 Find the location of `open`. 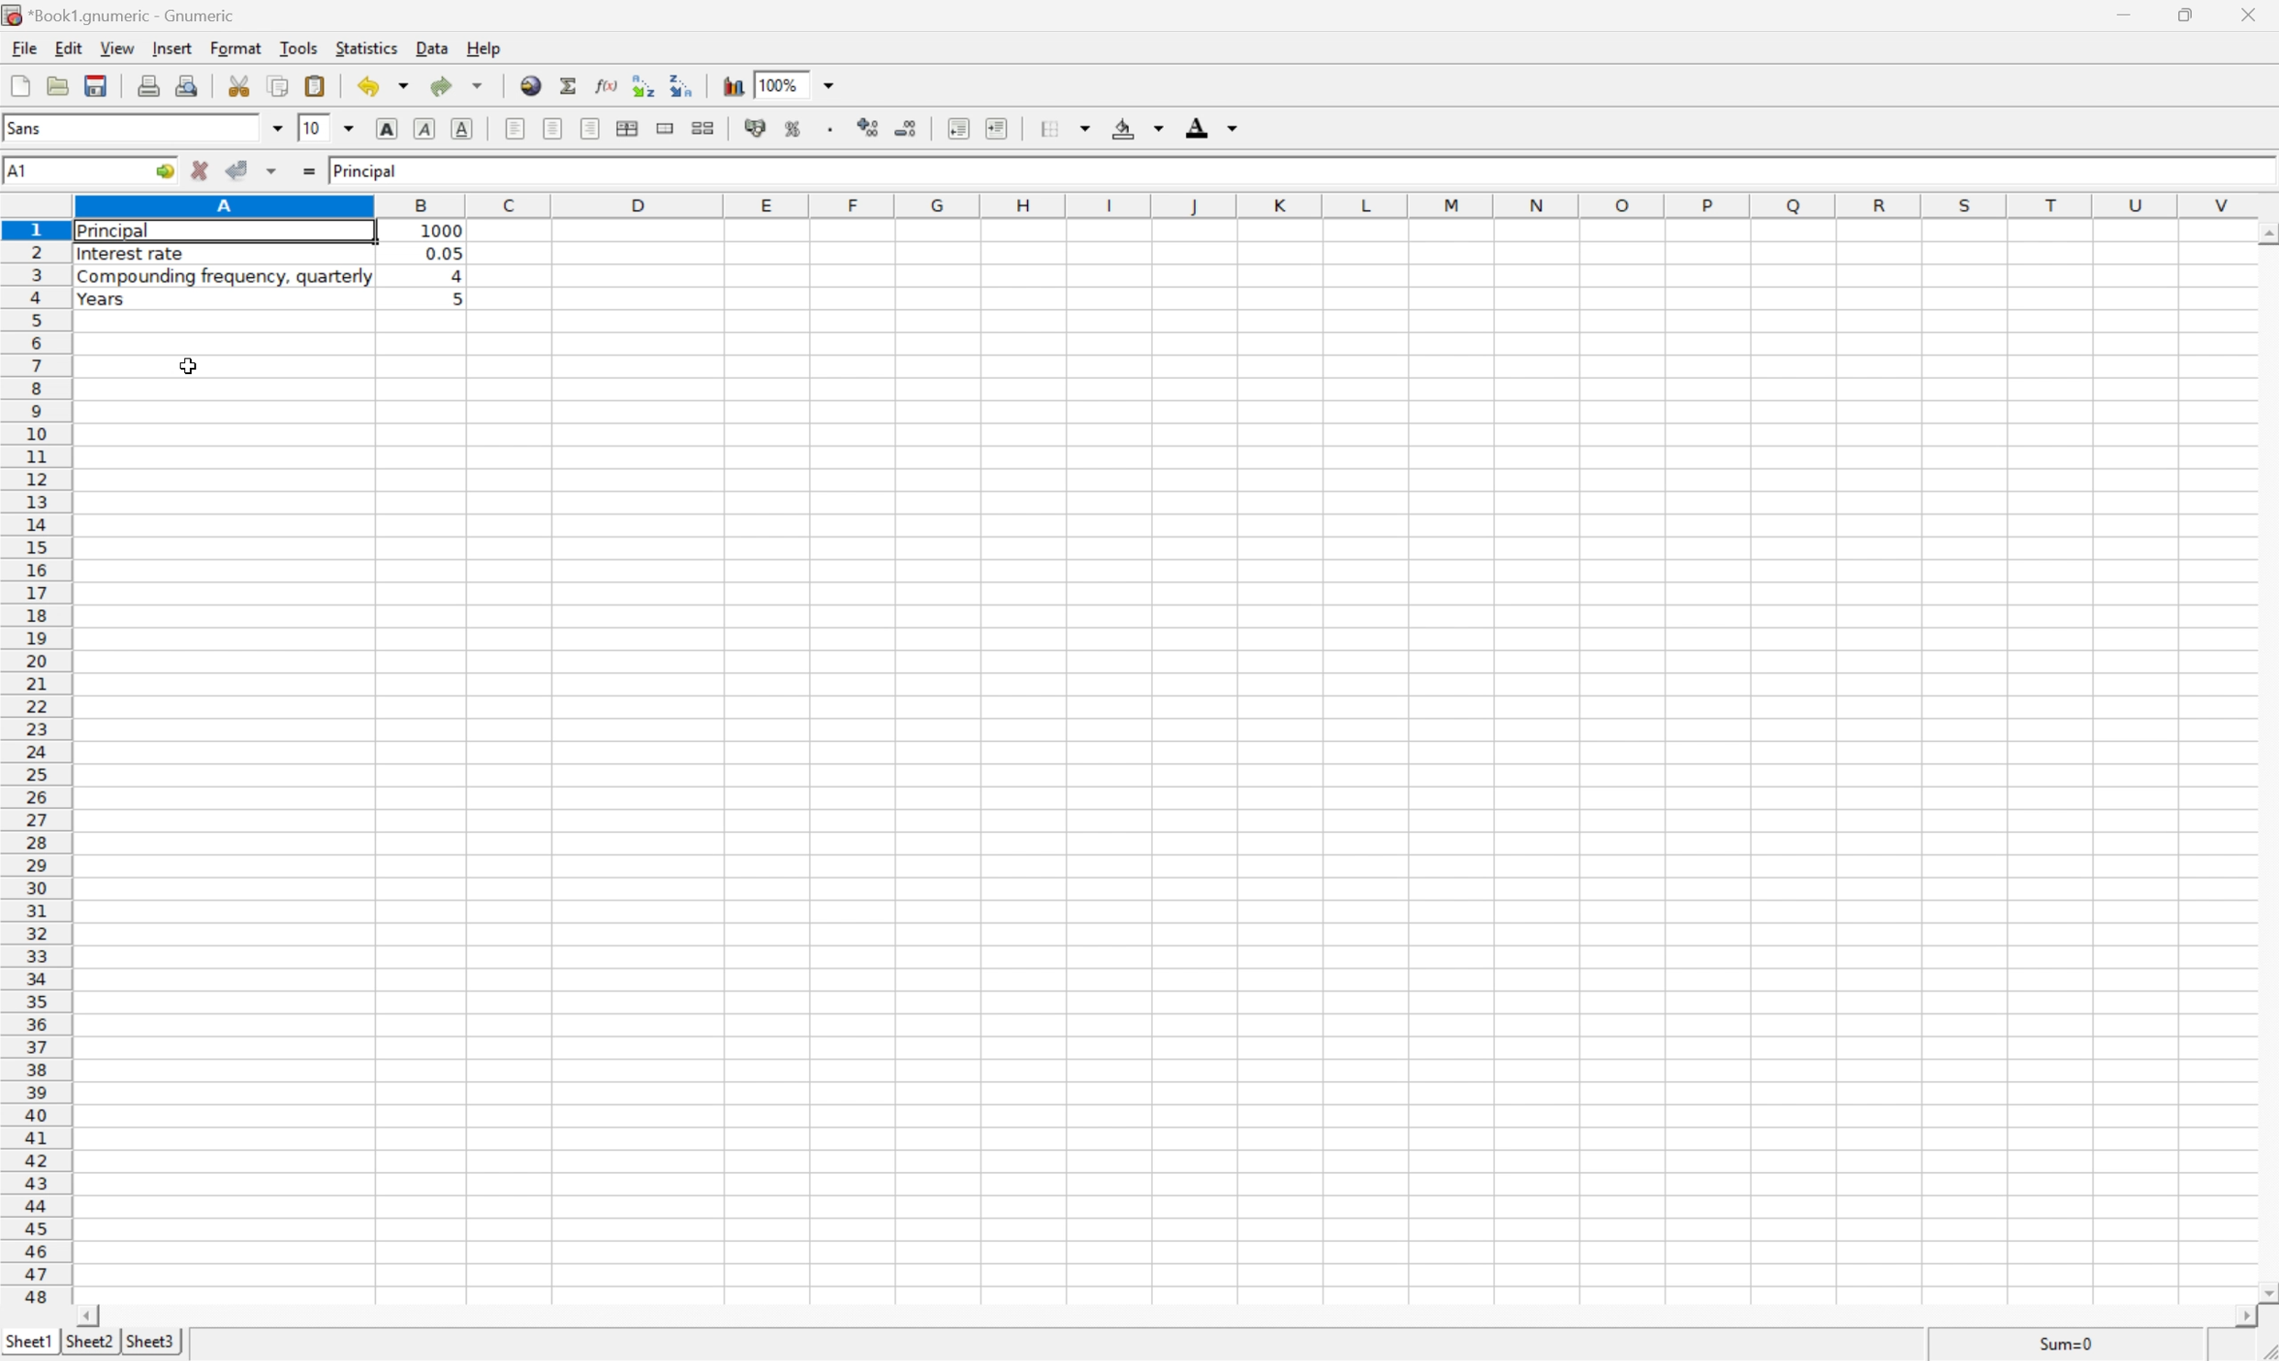

open is located at coordinates (57, 84).